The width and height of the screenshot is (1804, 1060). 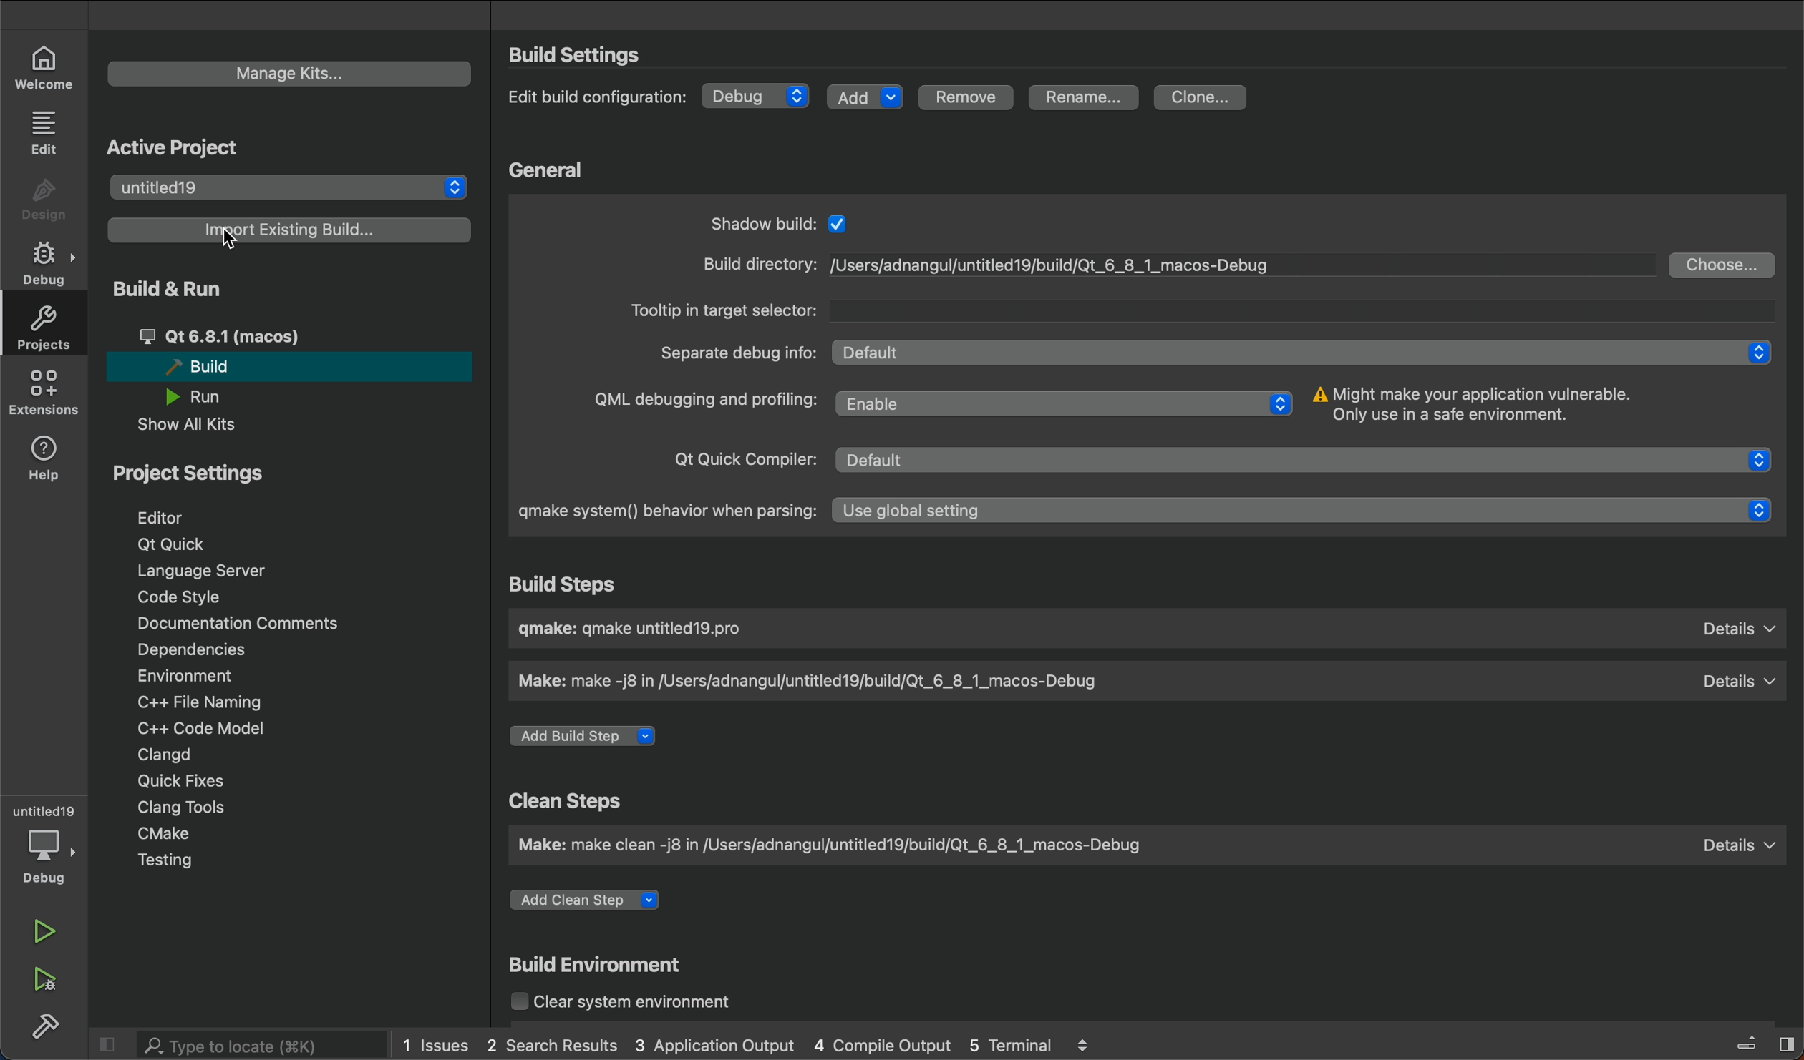 What do you see at coordinates (178, 806) in the screenshot?
I see `clang tools` at bounding box center [178, 806].